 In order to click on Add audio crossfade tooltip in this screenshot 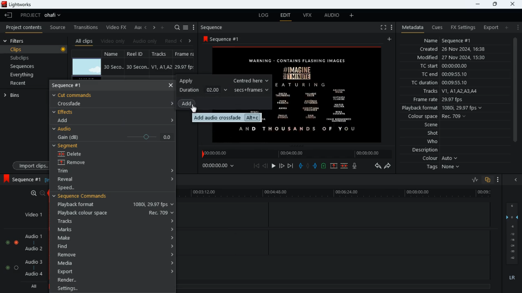, I will do `click(227, 118)`.